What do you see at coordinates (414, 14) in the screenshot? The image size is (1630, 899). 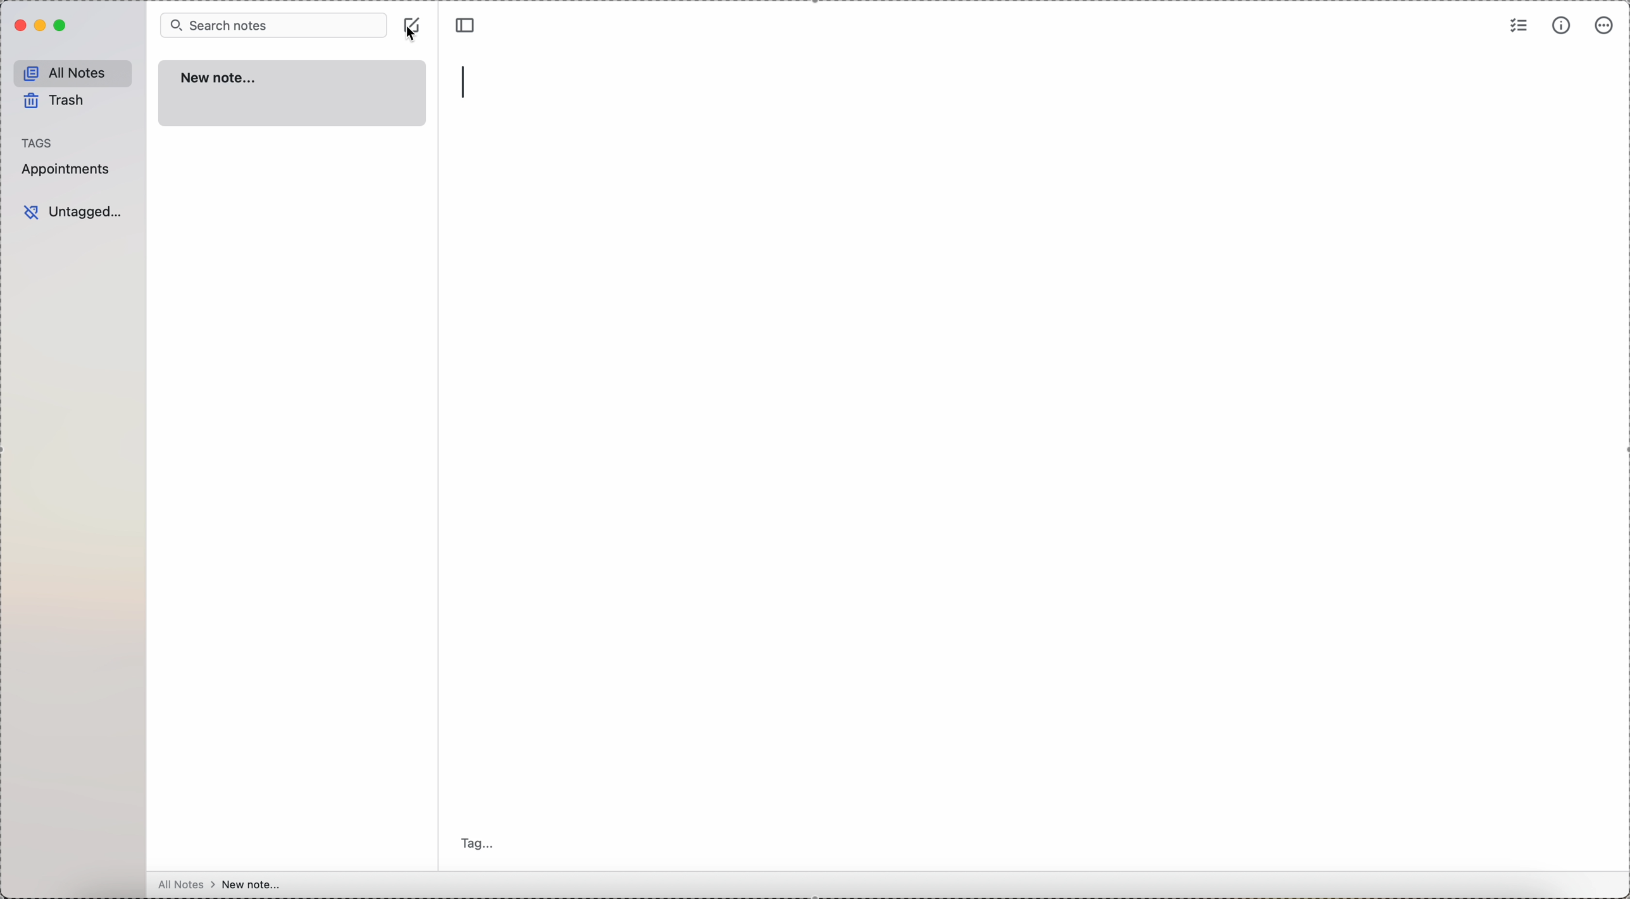 I see `create note` at bounding box center [414, 14].